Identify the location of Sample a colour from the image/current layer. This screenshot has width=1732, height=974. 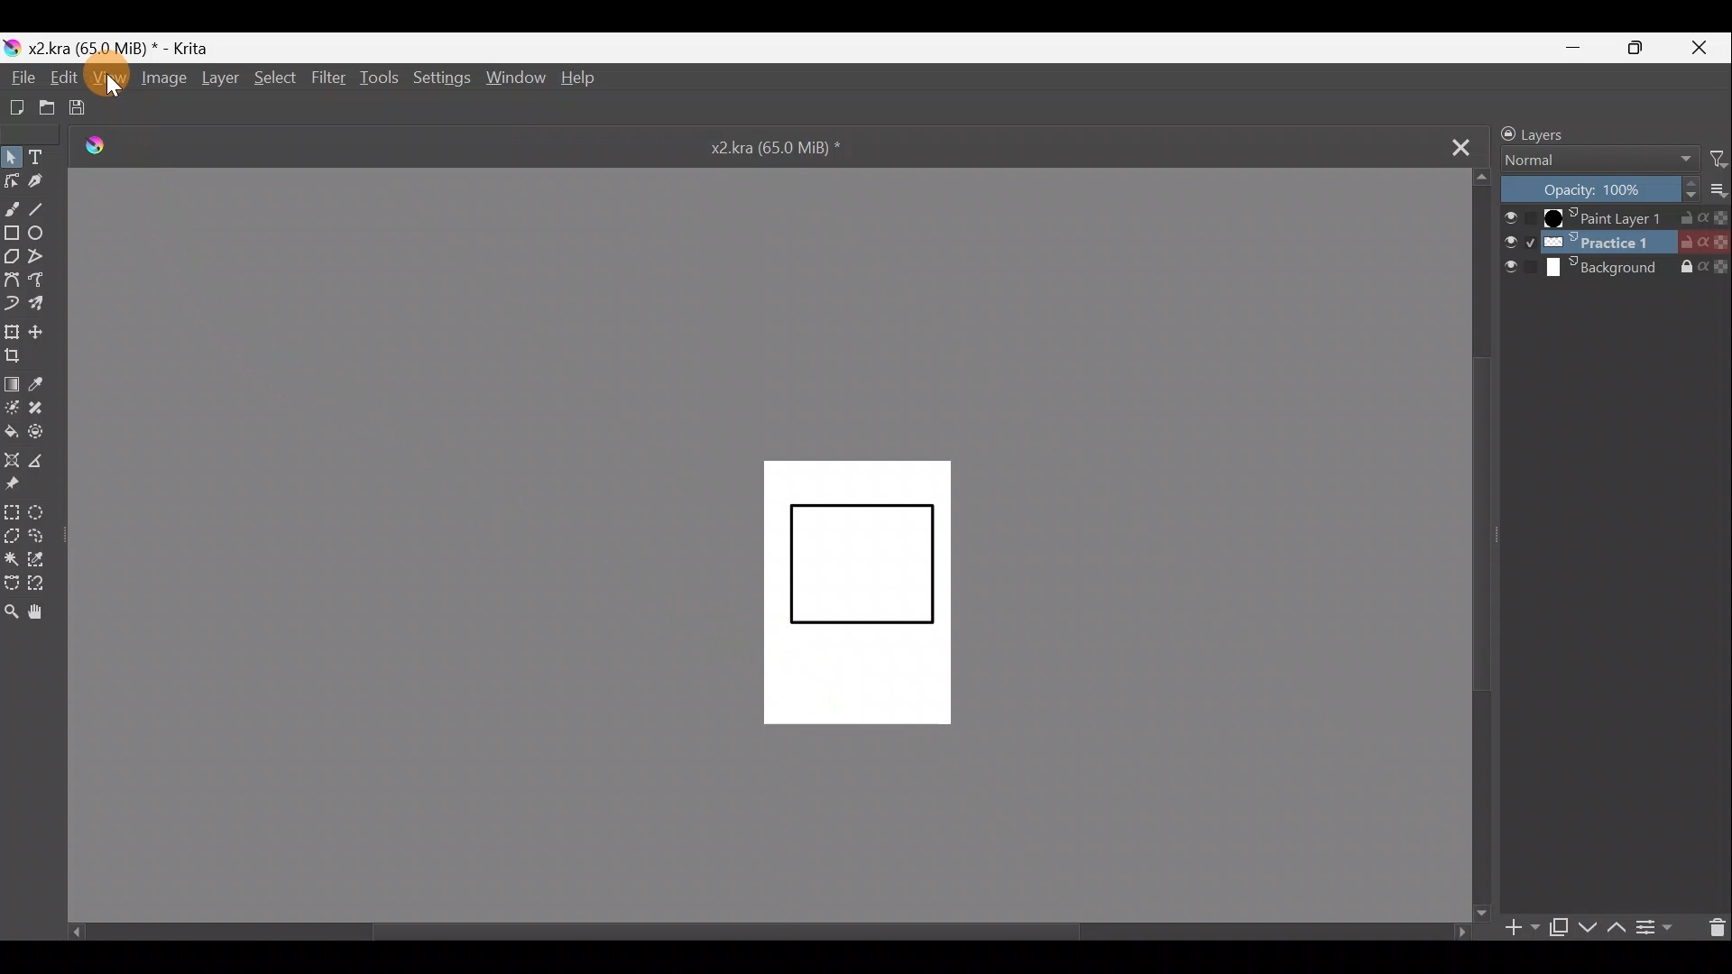
(40, 383).